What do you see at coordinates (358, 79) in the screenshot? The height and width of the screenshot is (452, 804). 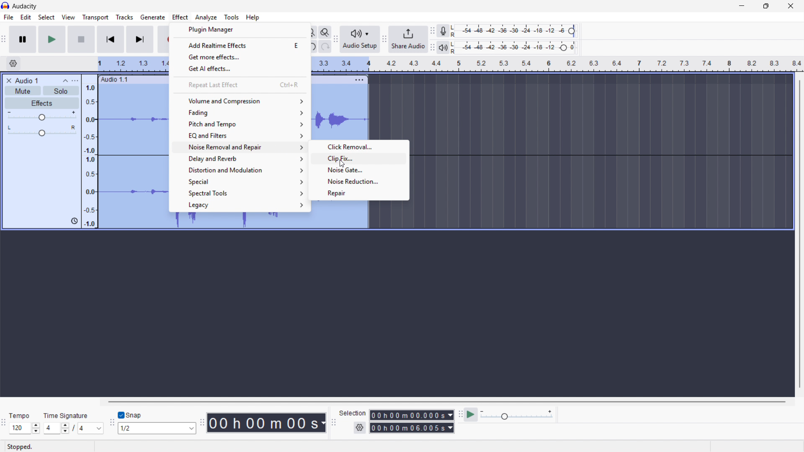 I see `Track options` at bounding box center [358, 79].